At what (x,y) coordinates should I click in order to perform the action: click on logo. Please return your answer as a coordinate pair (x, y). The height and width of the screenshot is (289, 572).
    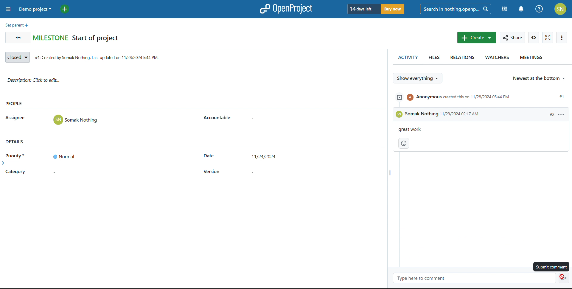
    Looking at the image, I should click on (285, 9).